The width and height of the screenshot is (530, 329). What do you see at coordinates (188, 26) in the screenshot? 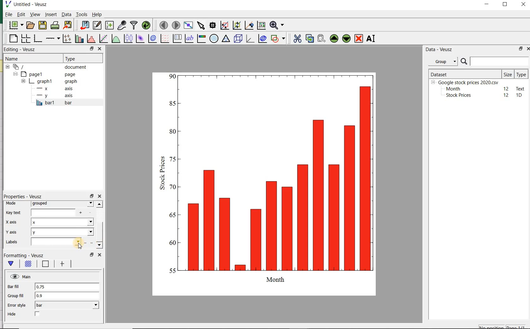
I see `view plot full screen` at bounding box center [188, 26].